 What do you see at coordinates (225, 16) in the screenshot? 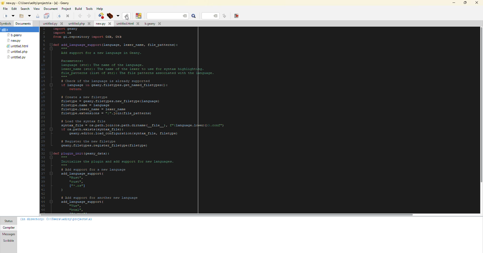
I see `goto line` at bounding box center [225, 16].